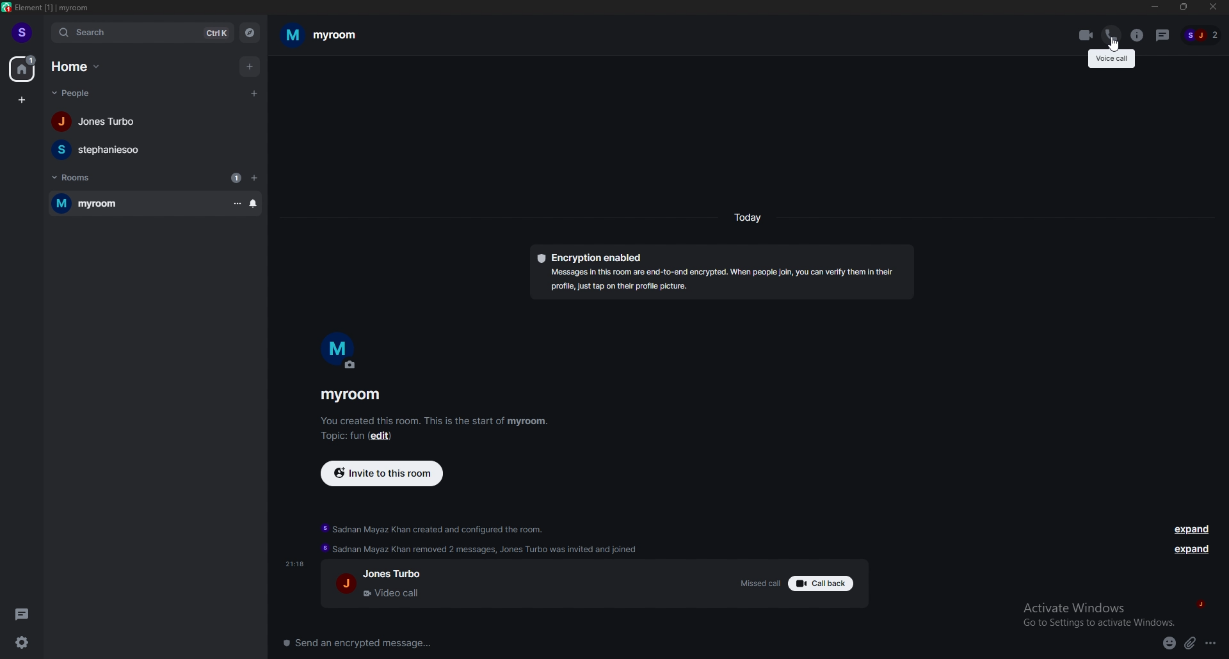 This screenshot has height=659, width=1229. I want to click on add room, so click(255, 179).